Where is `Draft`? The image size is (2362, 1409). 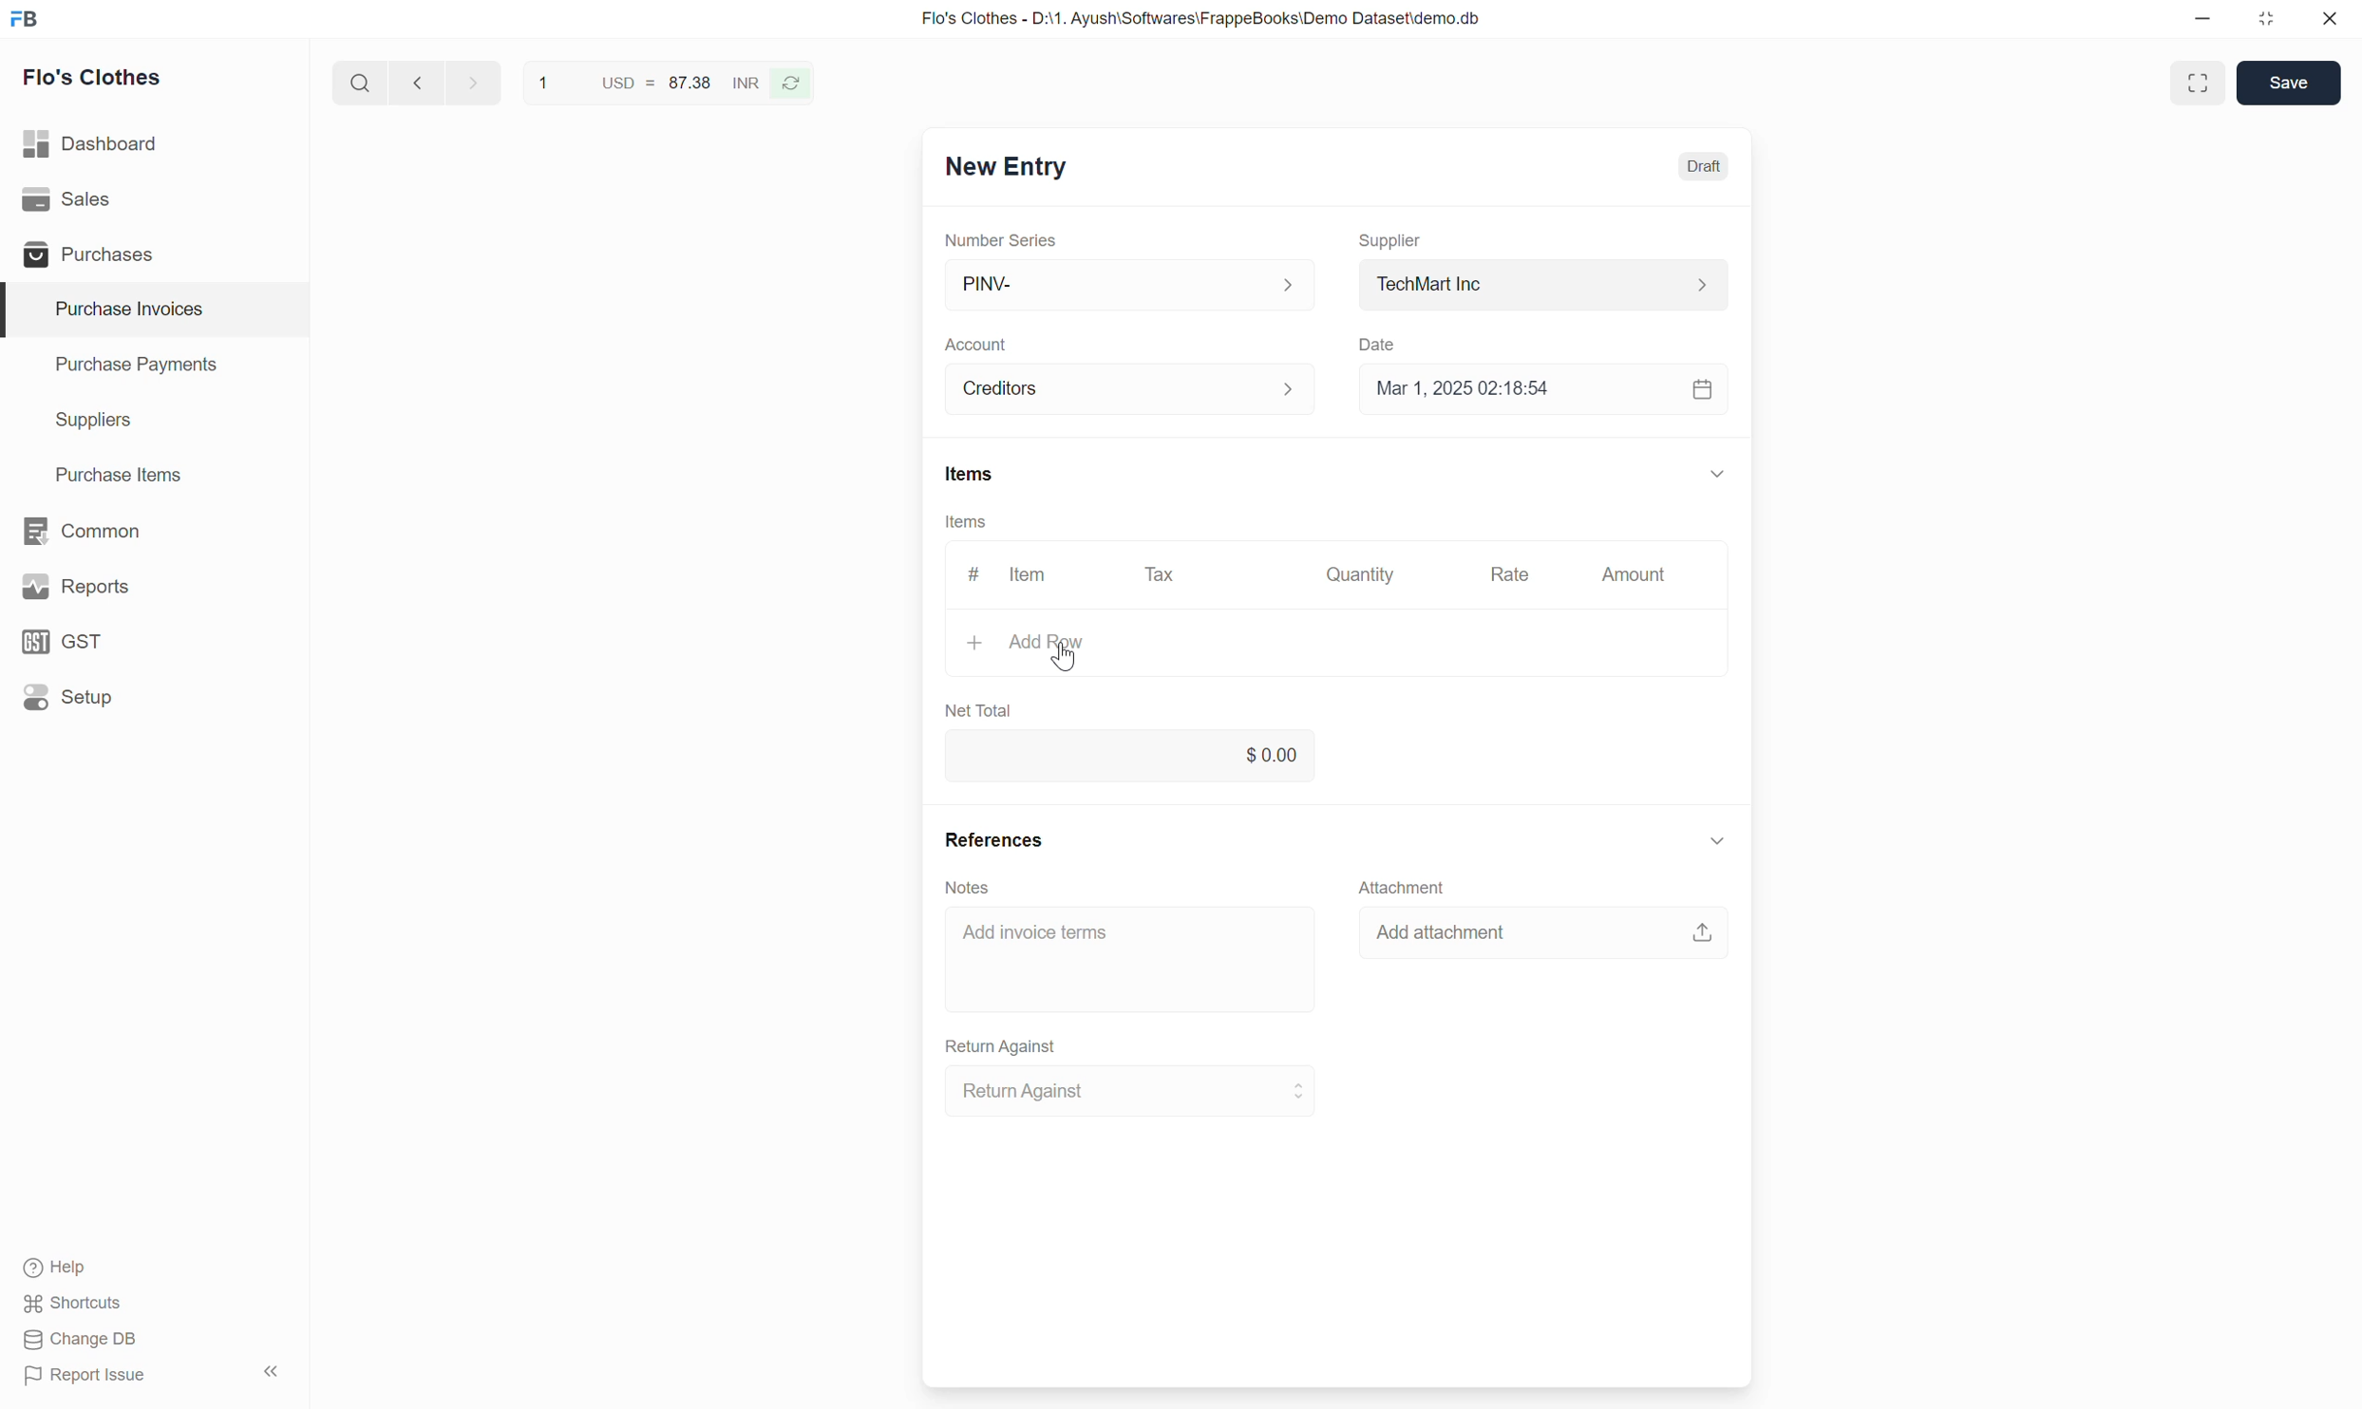
Draft is located at coordinates (1705, 167).